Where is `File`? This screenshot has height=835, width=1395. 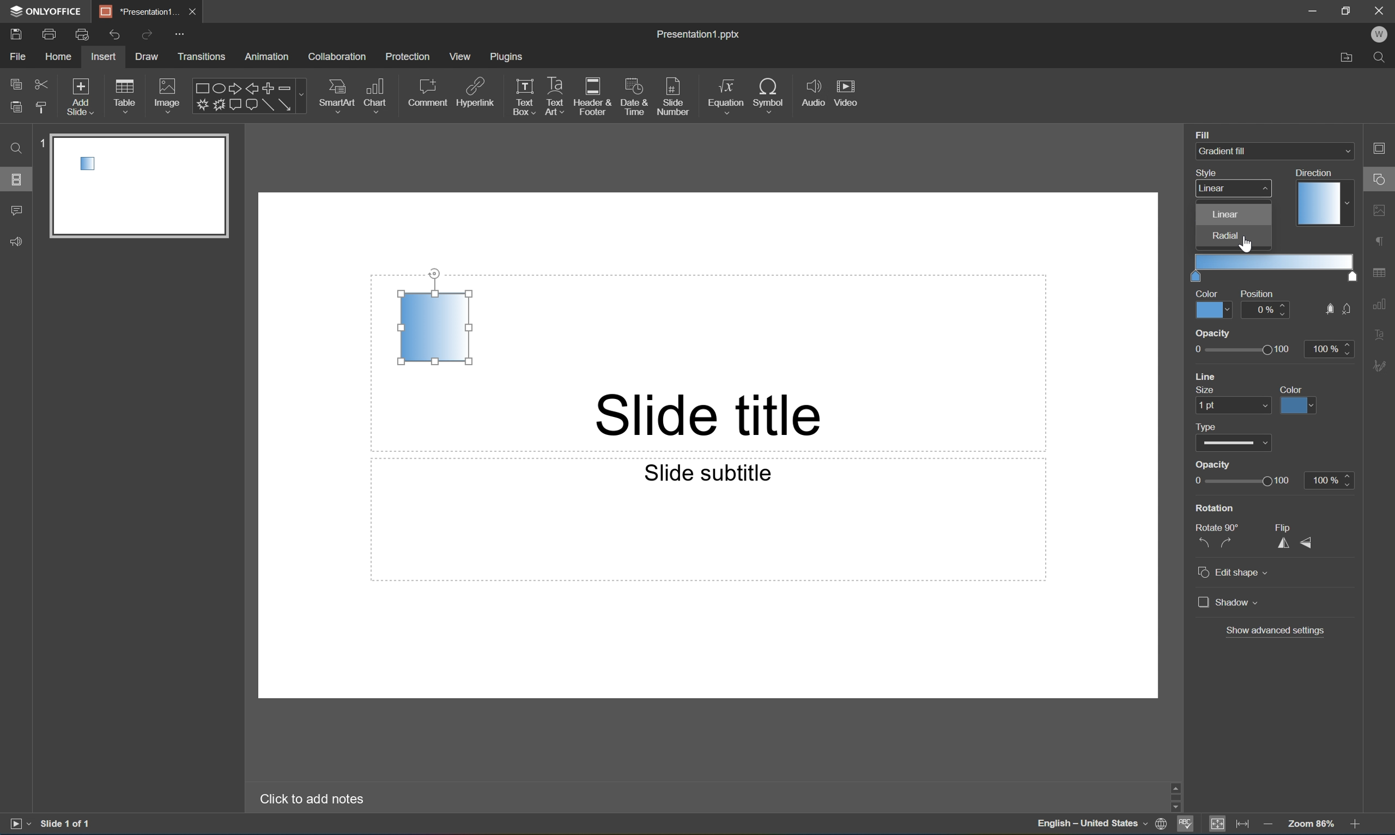 File is located at coordinates (17, 56).